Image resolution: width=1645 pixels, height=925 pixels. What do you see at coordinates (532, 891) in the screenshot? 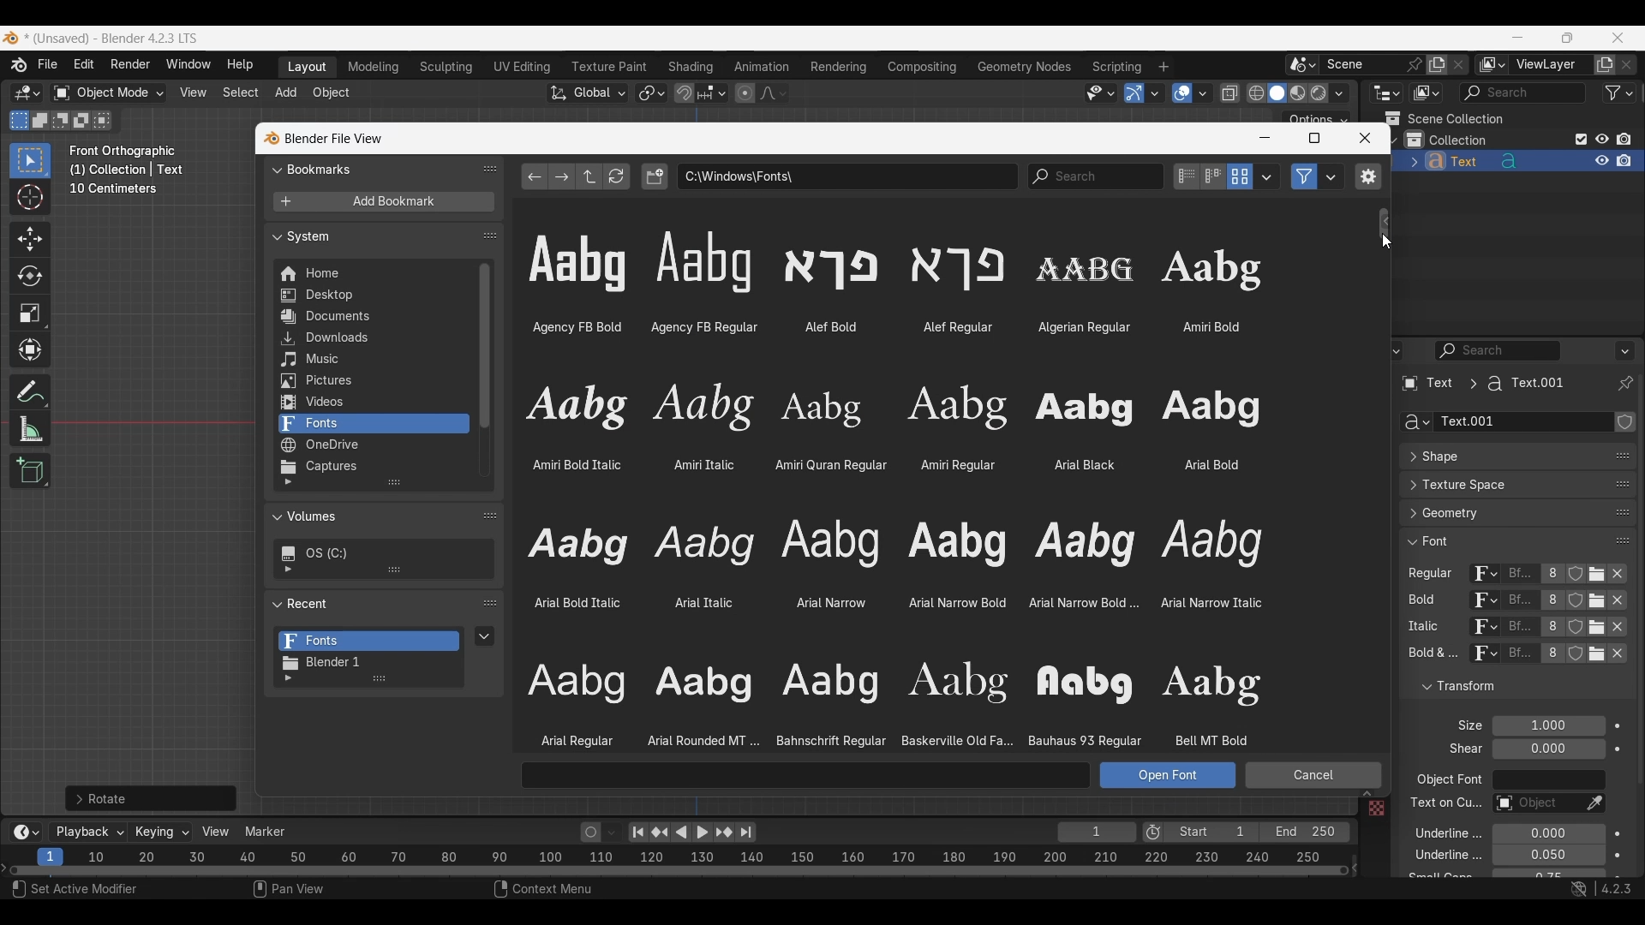
I see `content menu` at bounding box center [532, 891].